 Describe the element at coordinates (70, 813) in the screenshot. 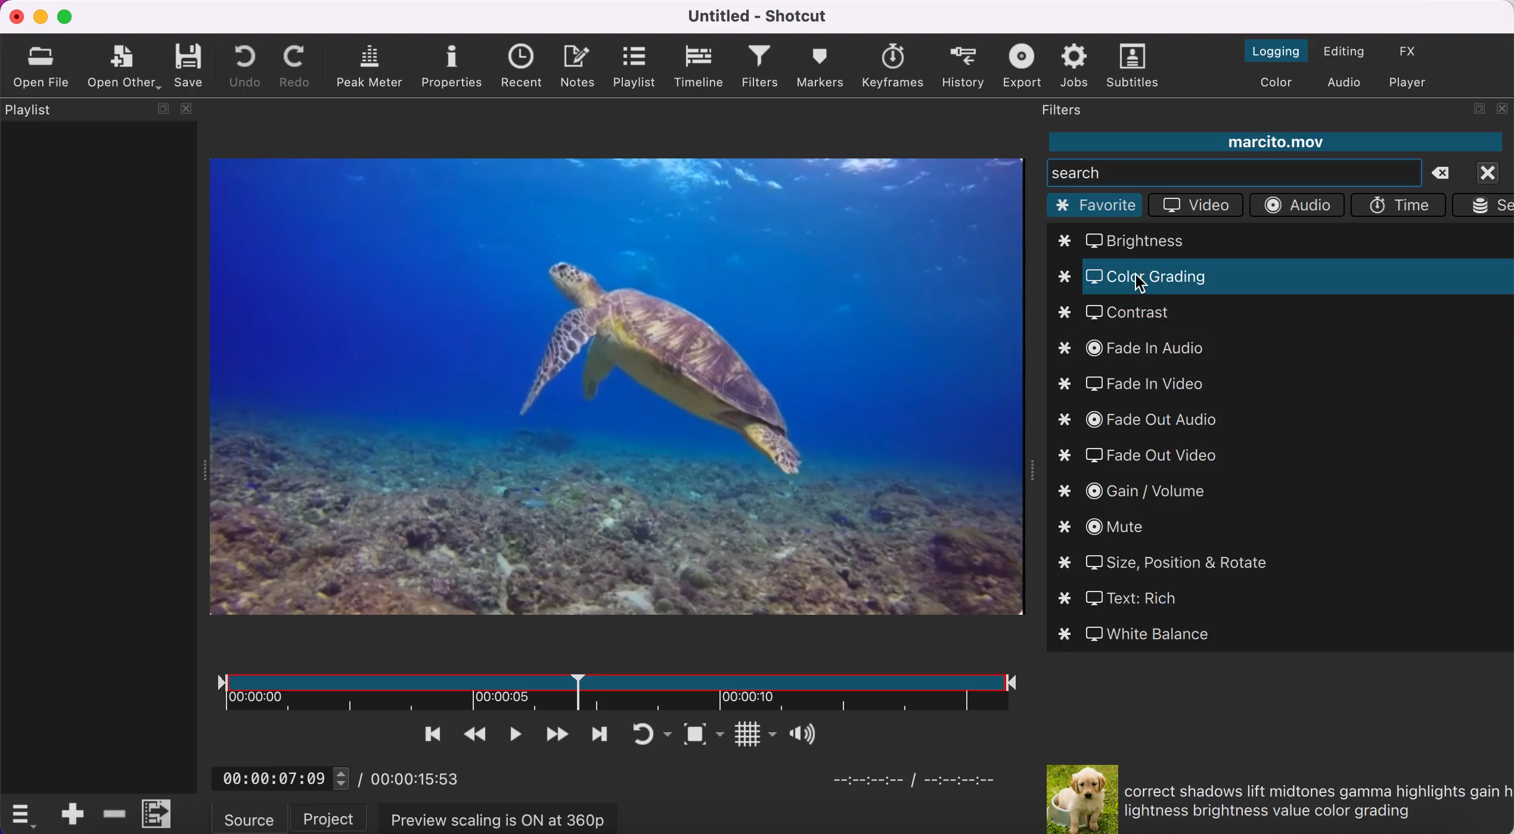

I see `append` at that location.